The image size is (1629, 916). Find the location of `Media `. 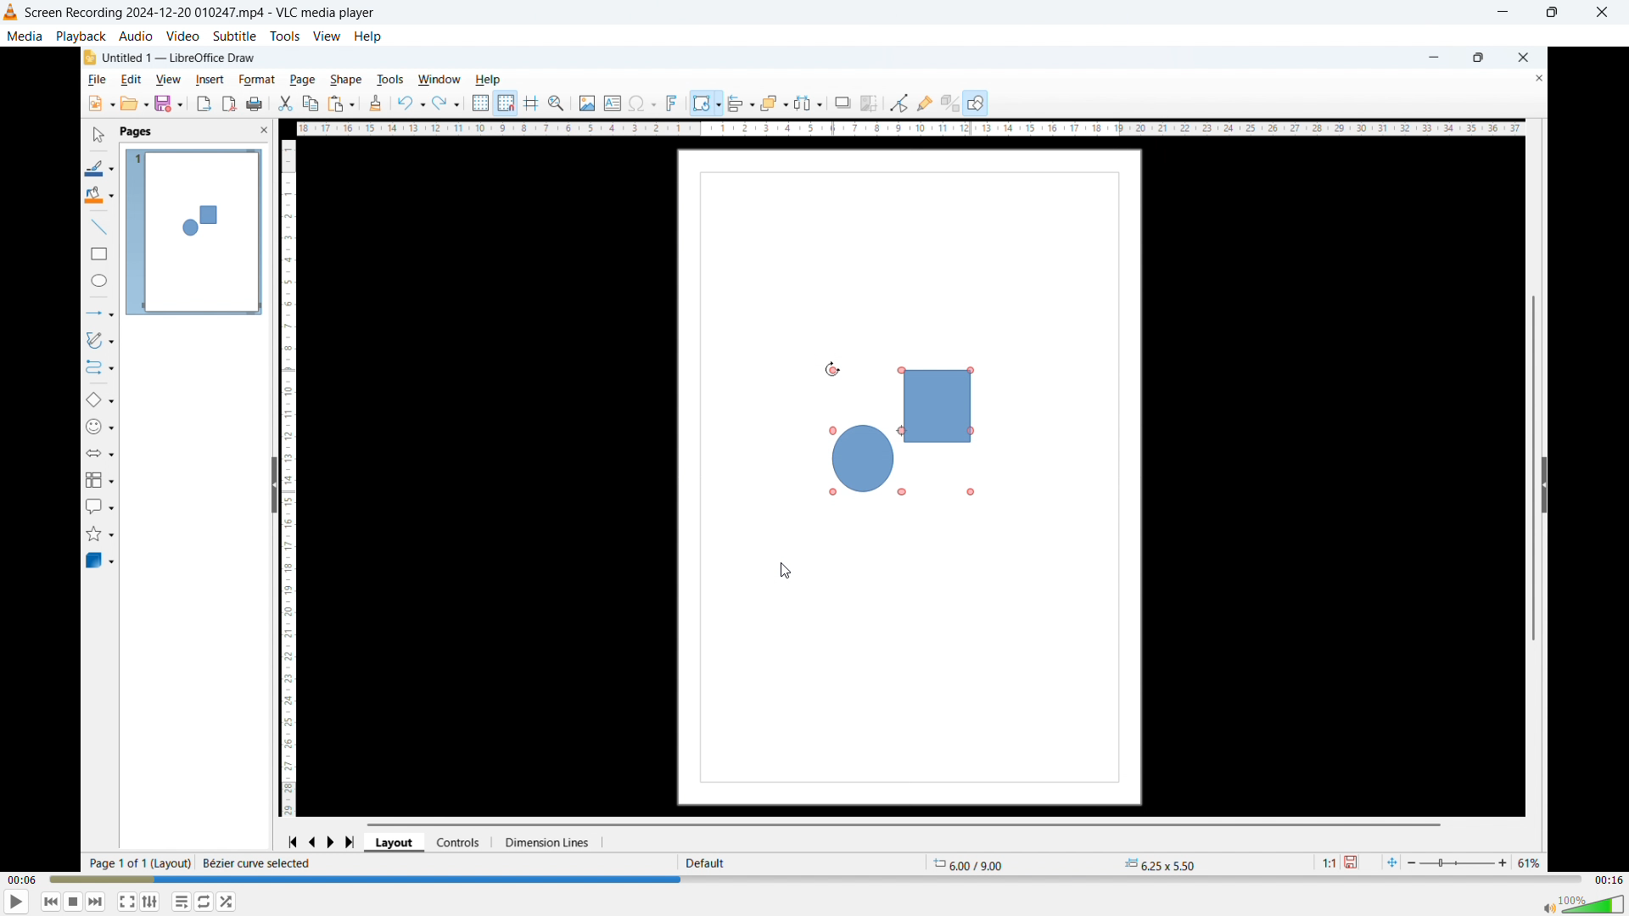

Media  is located at coordinates (24, 36).